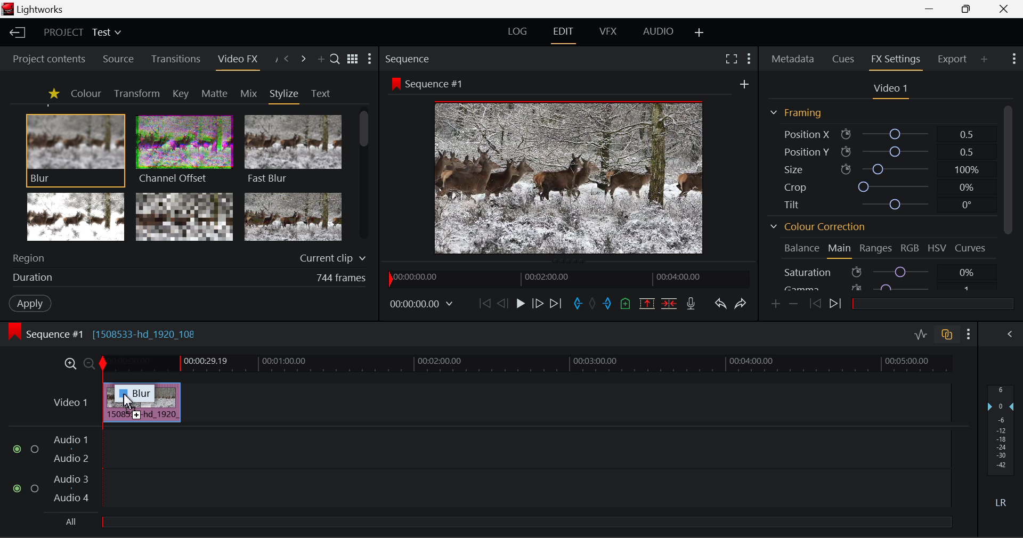 The height and width of the screenshot is (538, 1023). I want to click on Apply, so click(30, 305).